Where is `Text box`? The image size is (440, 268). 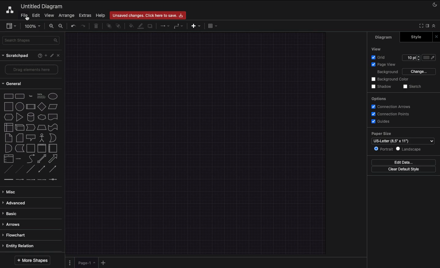 Text box is located at coordinates (41, 96).